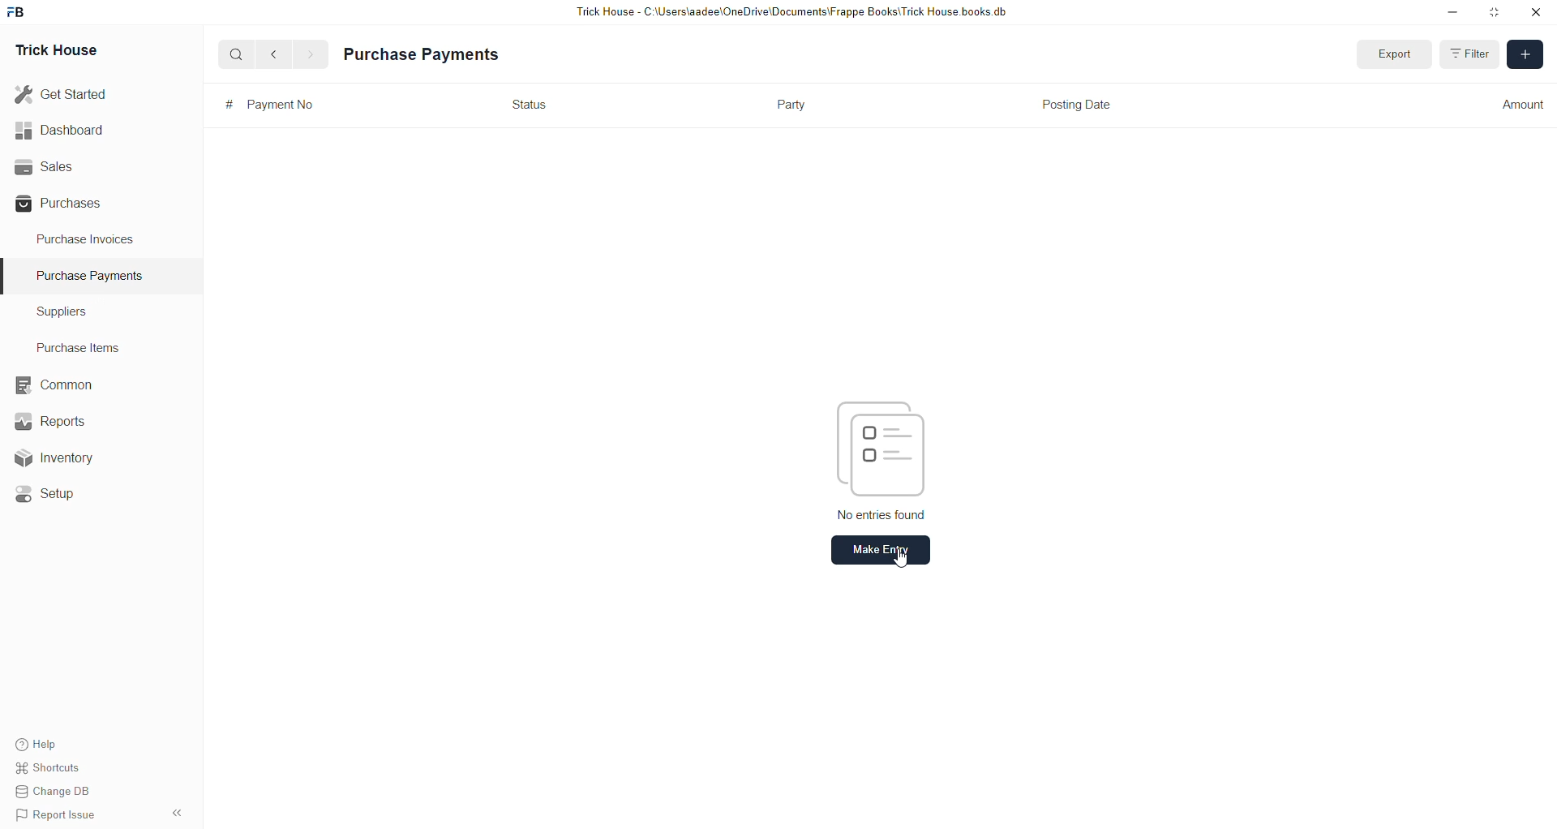  What do you see at coordinates (238, 54) in the screenshot?
I see `search` at bounding box center [238, 54].